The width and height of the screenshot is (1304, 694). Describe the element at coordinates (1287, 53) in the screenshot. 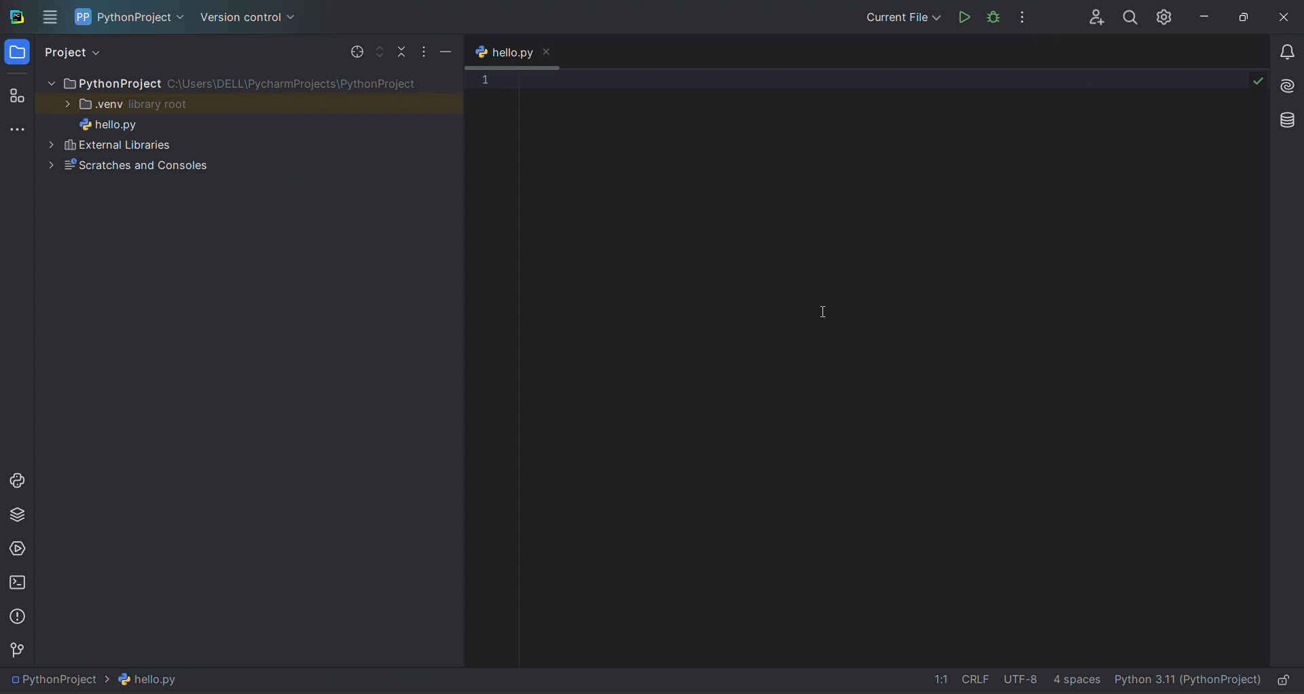

I see `notifications` at that location.